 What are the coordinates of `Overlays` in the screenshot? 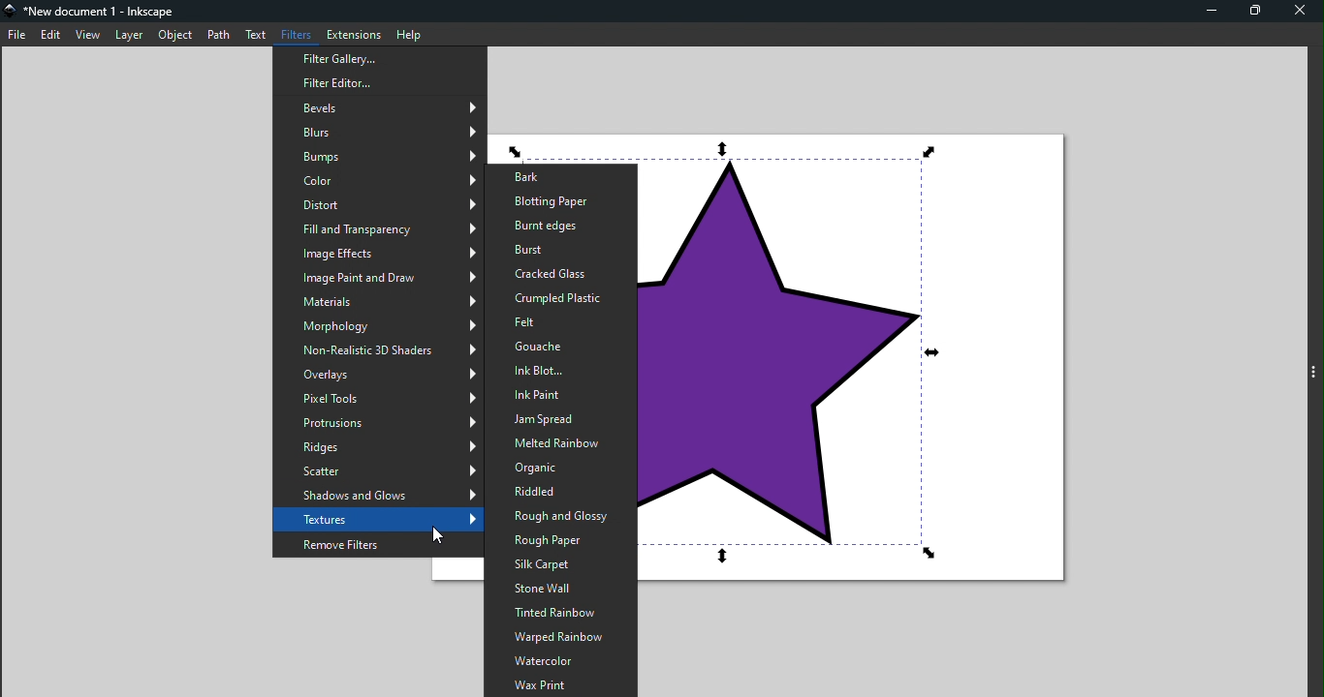 It's located at (378, 377).